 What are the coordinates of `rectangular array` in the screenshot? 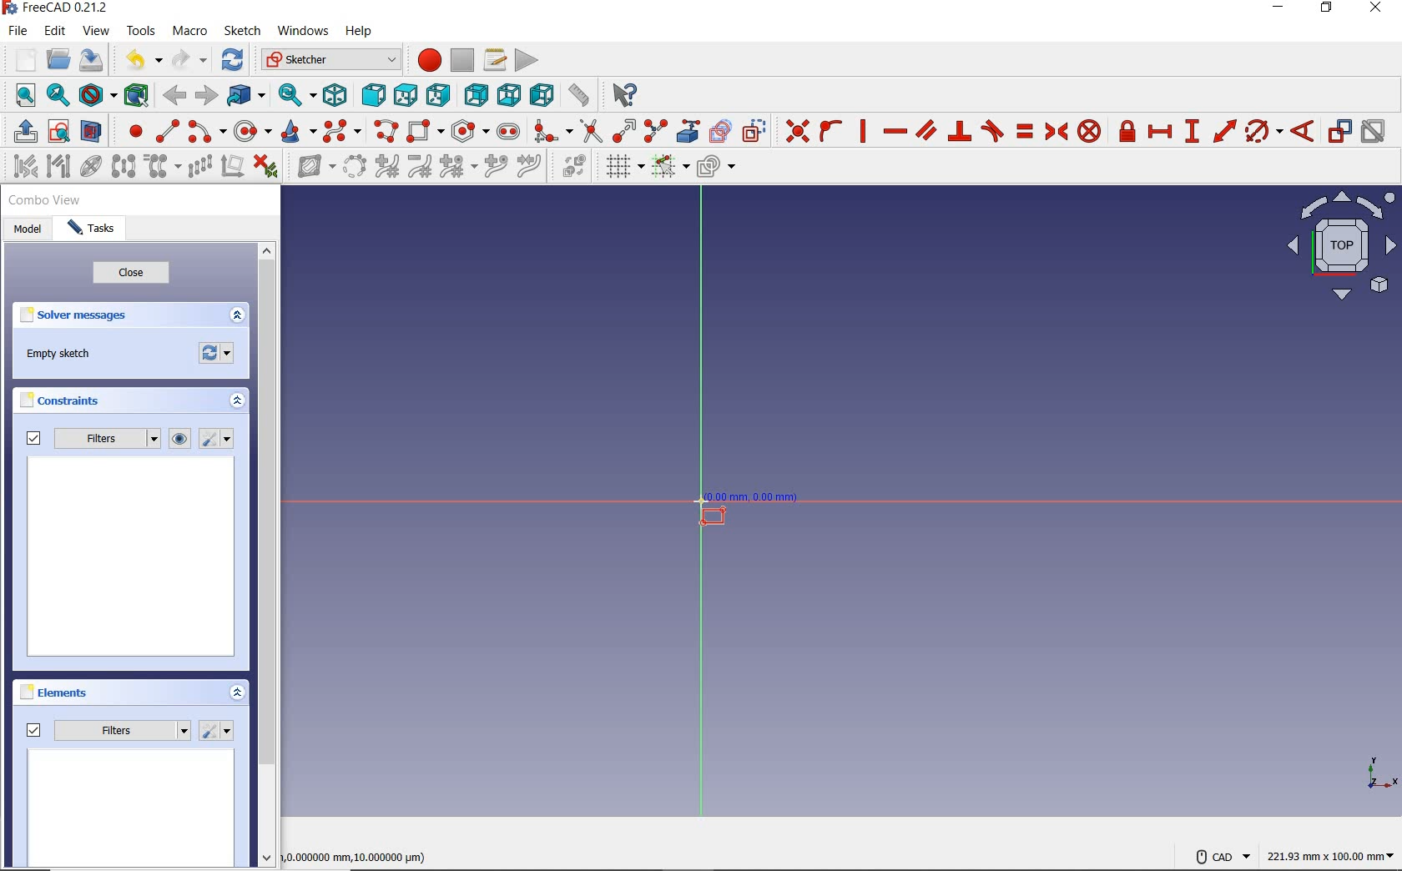 It's located at (199, 167).